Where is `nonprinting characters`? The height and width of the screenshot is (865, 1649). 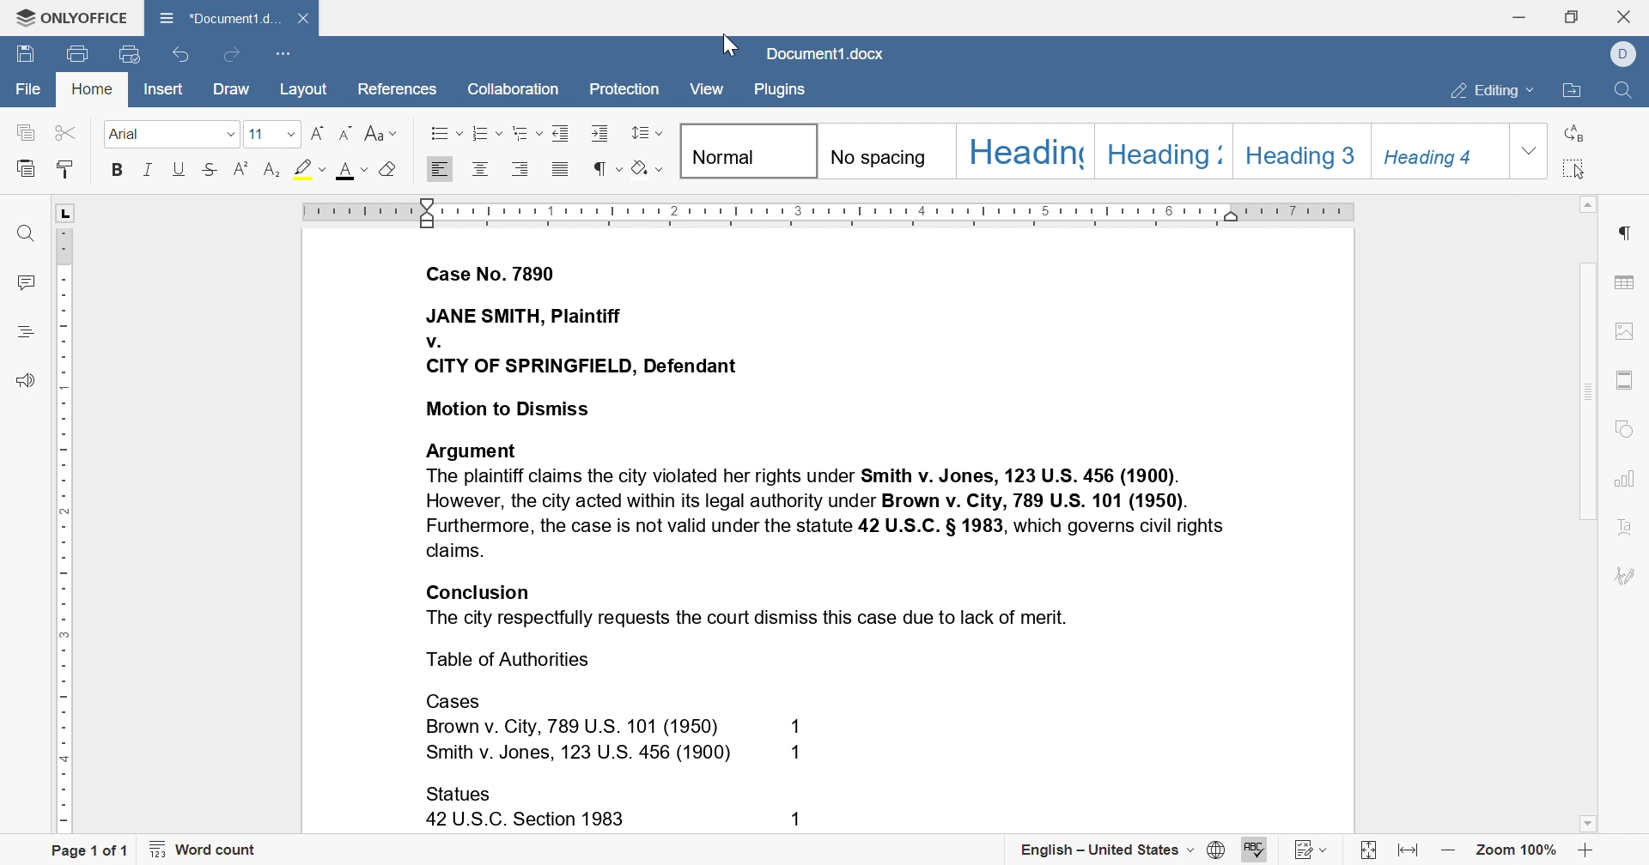
nonprinting characters is located at coordinates (607, 166).